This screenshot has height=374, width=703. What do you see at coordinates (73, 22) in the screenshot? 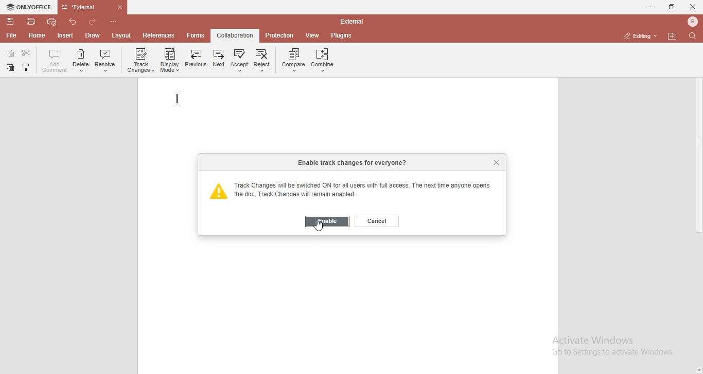
I see `undo` at bounding box center [73, 22].